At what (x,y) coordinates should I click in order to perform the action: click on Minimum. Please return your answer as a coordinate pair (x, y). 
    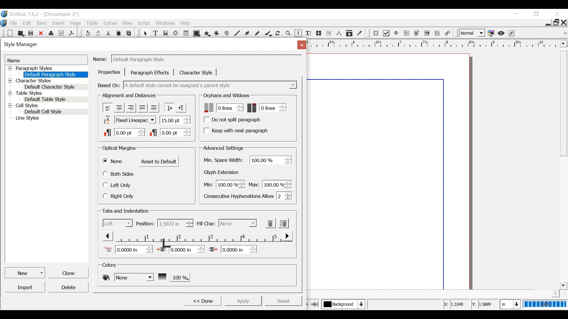
    Looking at the image, I should click on (223, 185).